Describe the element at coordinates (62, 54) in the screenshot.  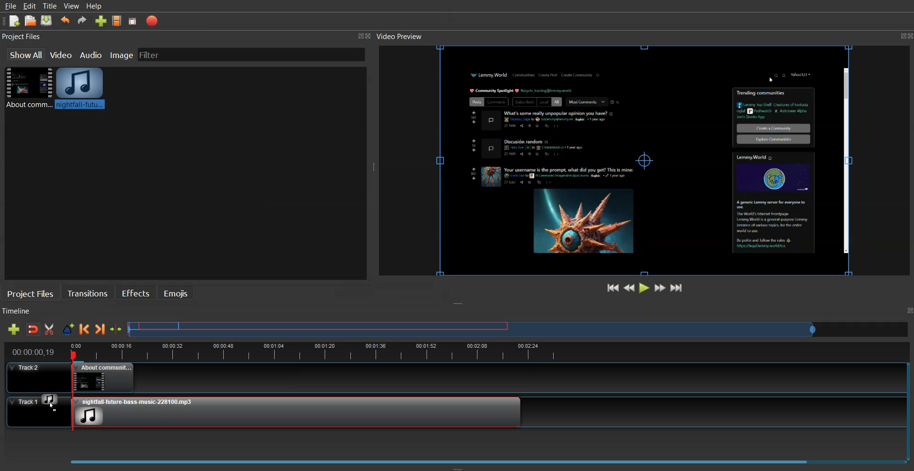
I see `Video` at that location.